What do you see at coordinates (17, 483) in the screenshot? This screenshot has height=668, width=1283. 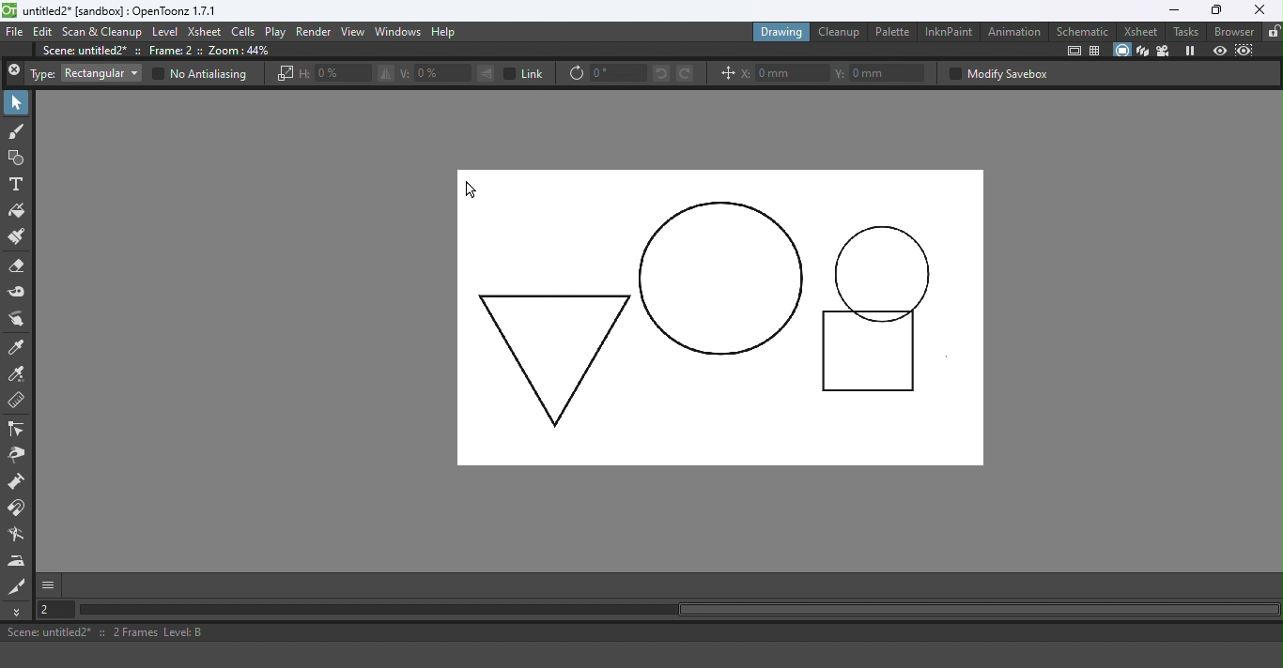 I see `Pump tool` at bounding box center [17, 483].